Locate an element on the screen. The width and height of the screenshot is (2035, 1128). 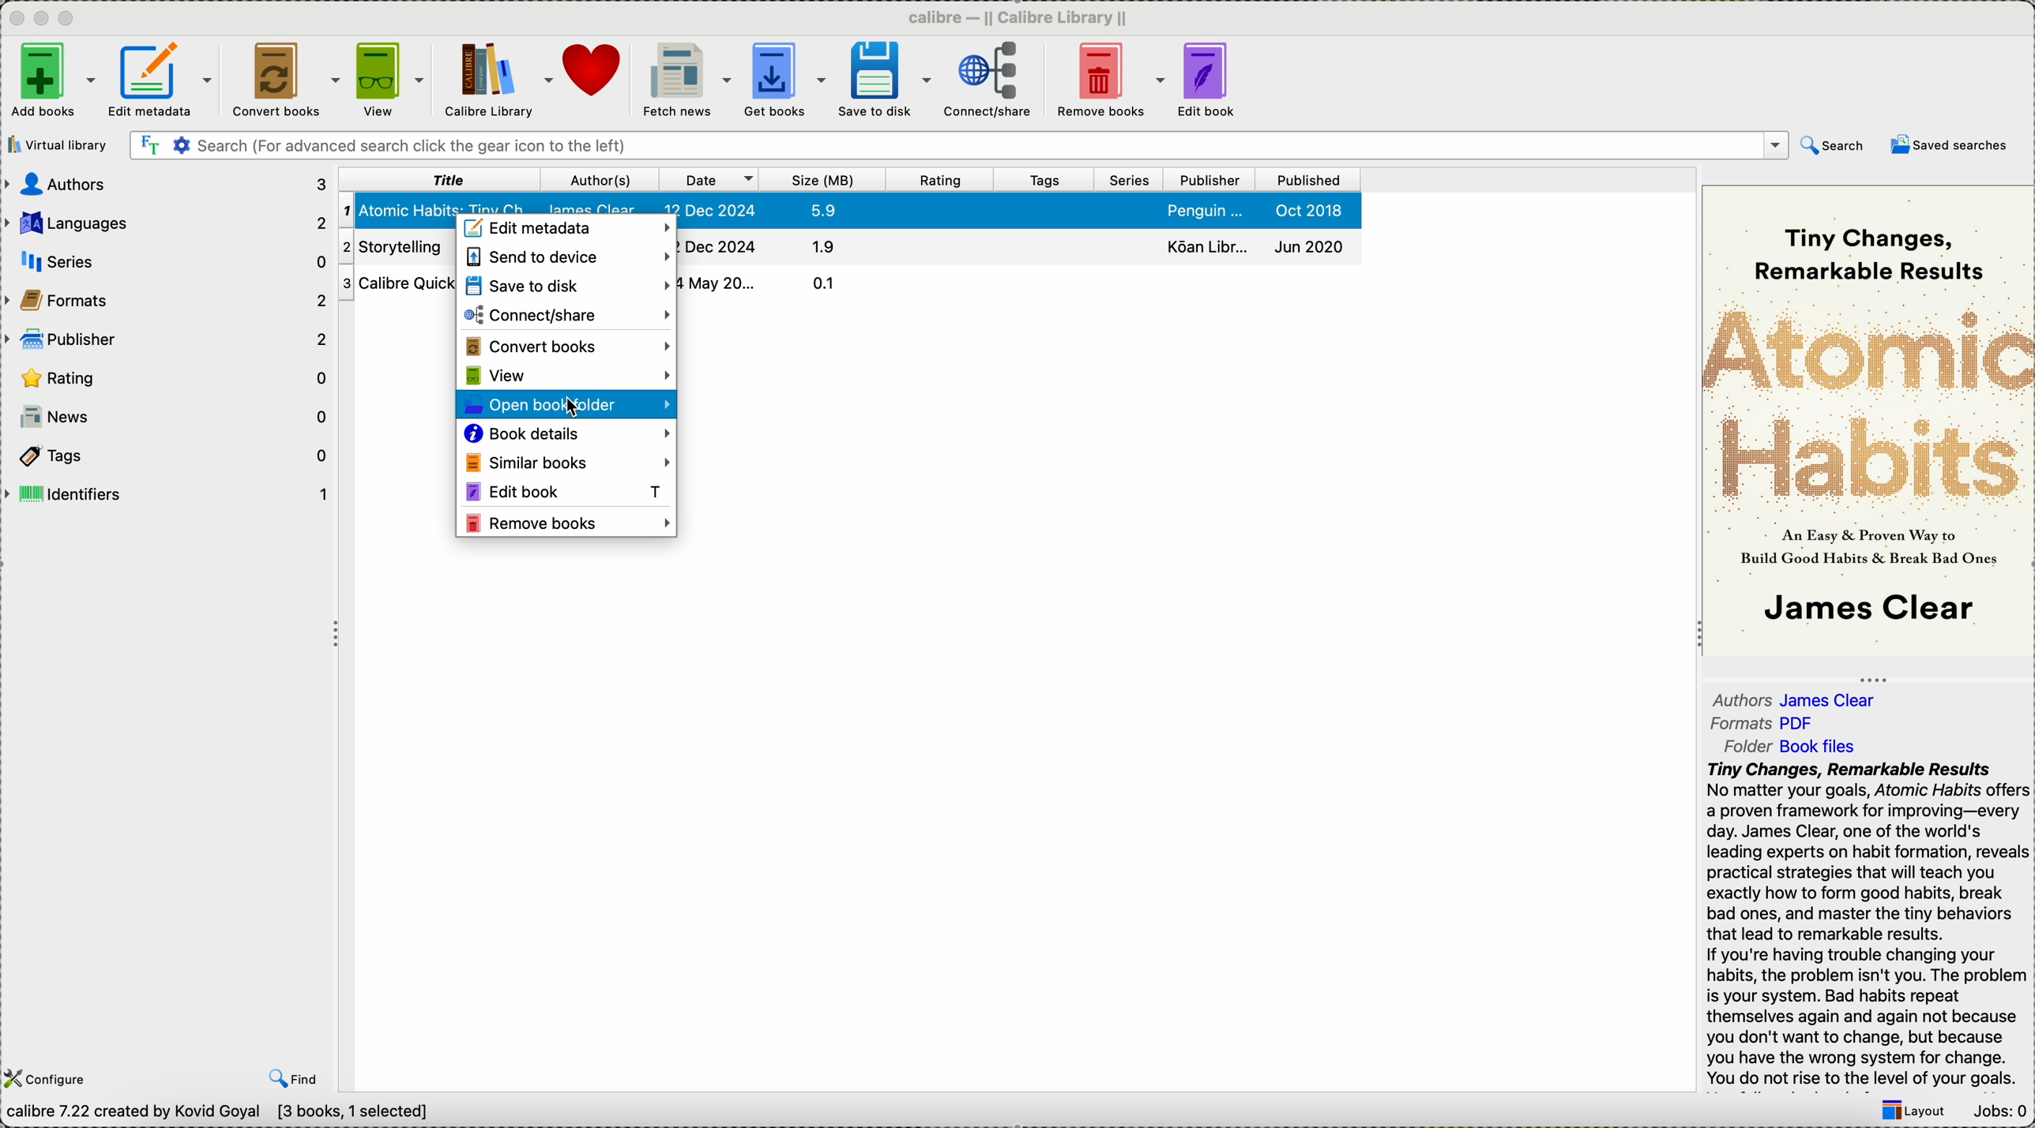
book cover preview is located at coordinates (1868, 419).